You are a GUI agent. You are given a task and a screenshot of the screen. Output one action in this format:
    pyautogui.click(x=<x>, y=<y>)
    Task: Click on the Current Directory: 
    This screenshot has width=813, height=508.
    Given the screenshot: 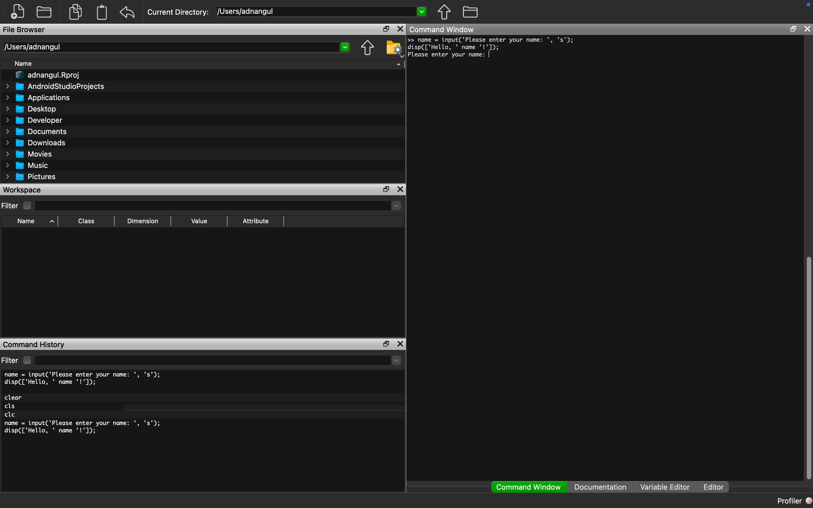 What is the action you would take?
    pyautogui.click(x=178, y=12)
    